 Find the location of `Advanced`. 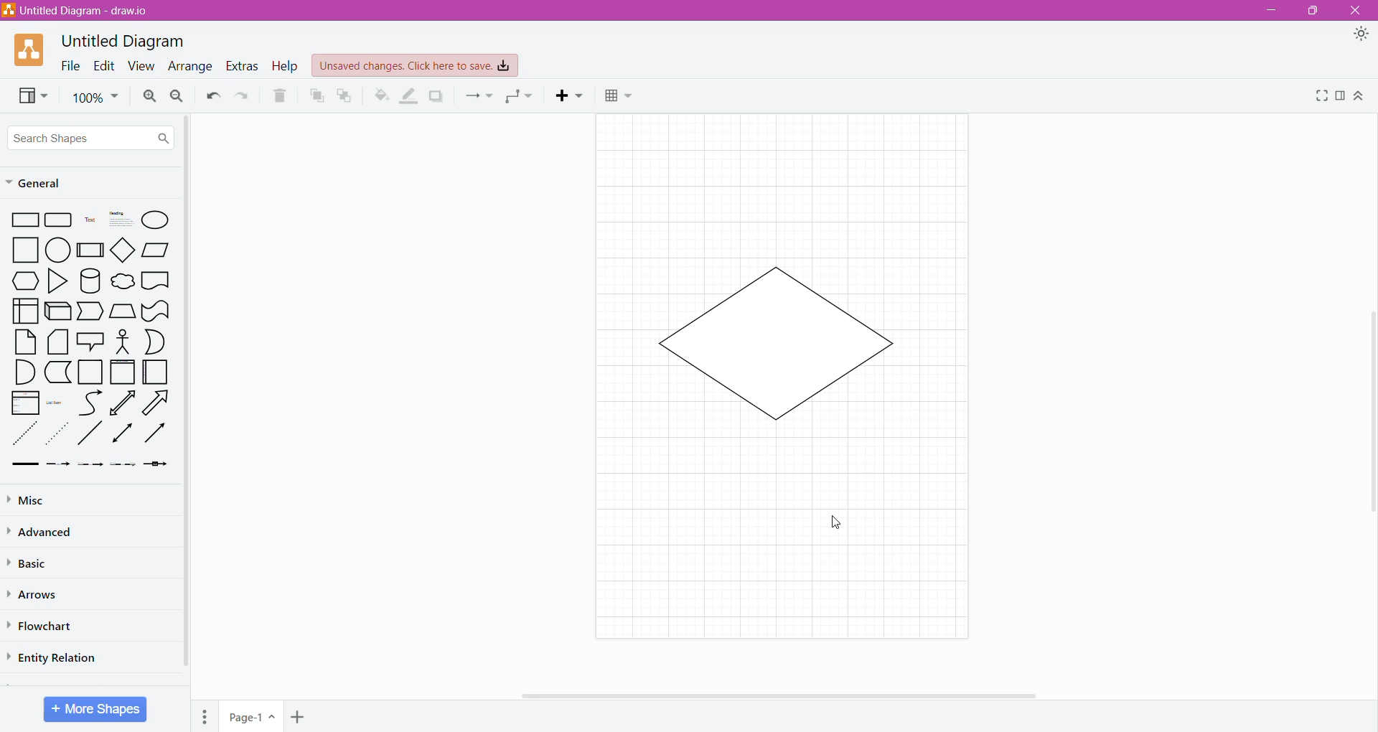

Advanced is located at coordinates (49, 532).